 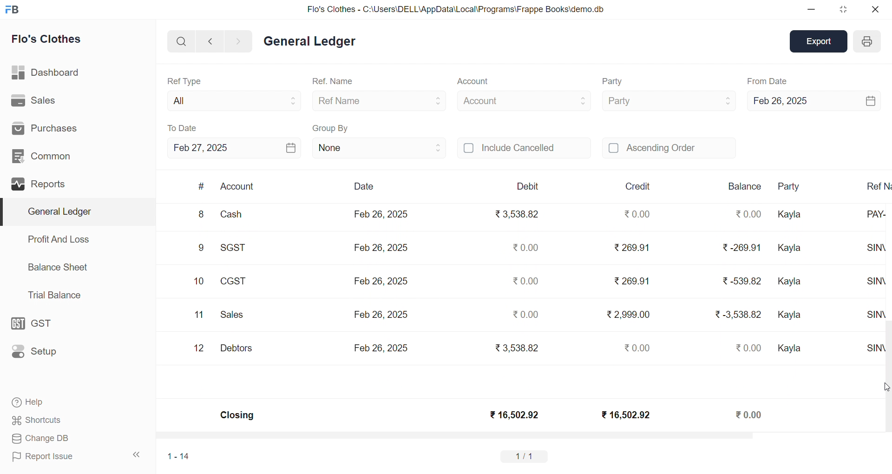 What do you see at coordinates (874, 9) in the screenshot?
I see `CLOSE` at bounding box center [874, 9].